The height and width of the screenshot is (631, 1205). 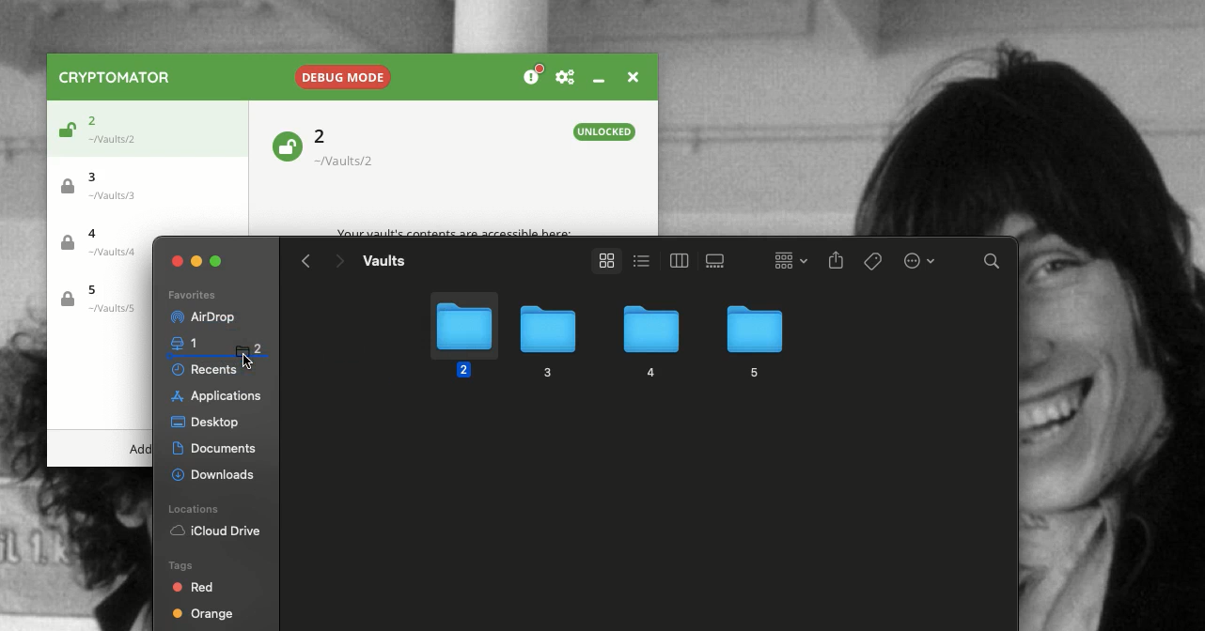 What do you see at coordinates (286, 145) in the screenshot?
I see `Unlocked` at bounding box center [286, 145].